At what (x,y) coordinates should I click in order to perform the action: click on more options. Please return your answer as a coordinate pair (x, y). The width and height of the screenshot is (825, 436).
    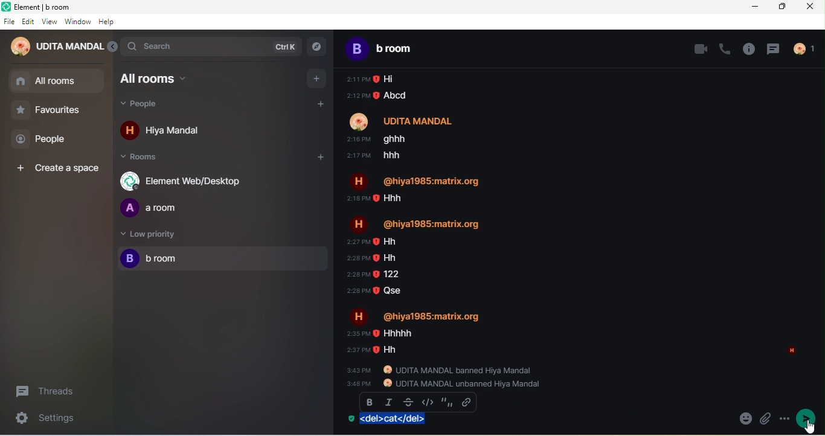
    Looking at the image, I should click on (785, 418).